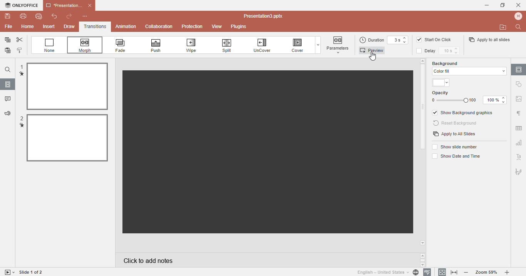 The width and height of the screenshot is (526, 276). What do you see at coordinates (162, 45) in the screenshot?
I see `Push` at bounding box center [162, 45].